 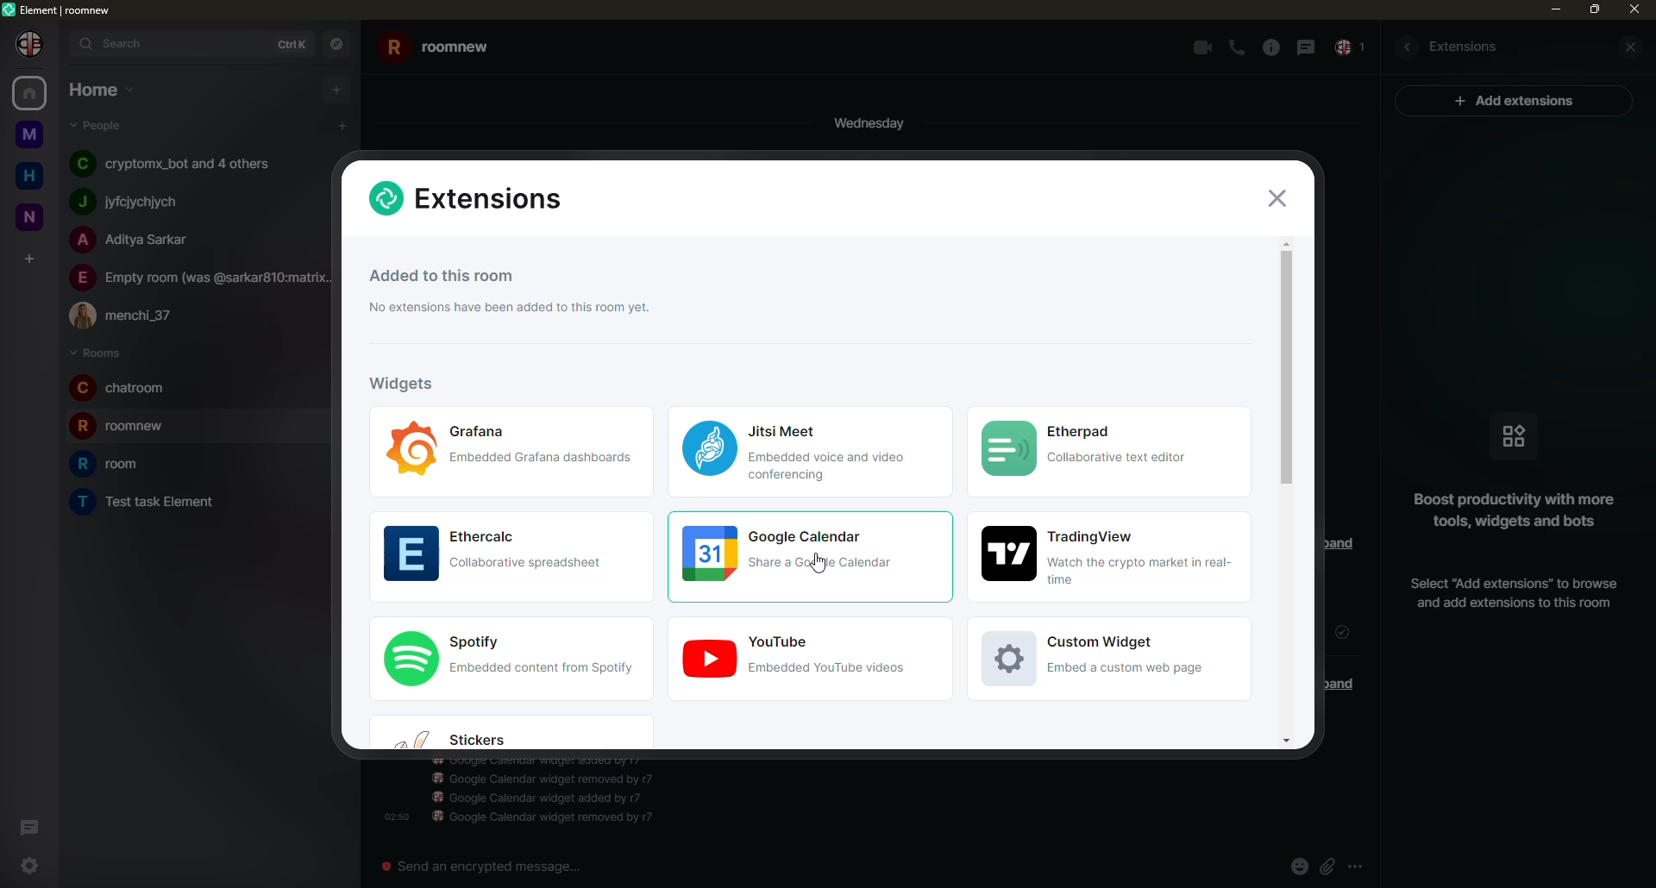 I want to click on widgets, so click(x=505, y=553).